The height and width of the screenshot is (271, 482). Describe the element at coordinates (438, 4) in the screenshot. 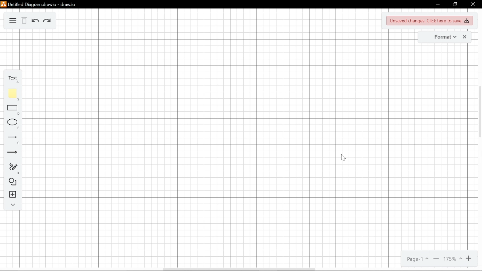

I see `minimize` at that location.